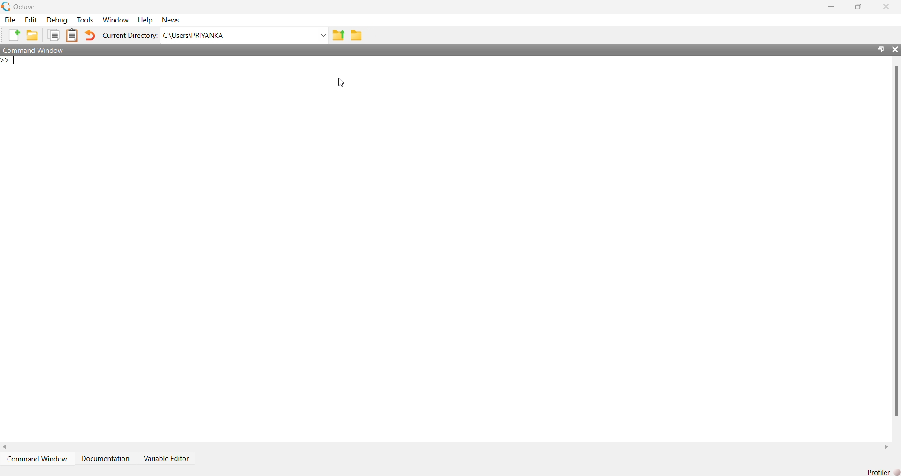 Image resolution: width=901 pixels, height=476 pixels. I want to click on Command Window, so click(34, 49).